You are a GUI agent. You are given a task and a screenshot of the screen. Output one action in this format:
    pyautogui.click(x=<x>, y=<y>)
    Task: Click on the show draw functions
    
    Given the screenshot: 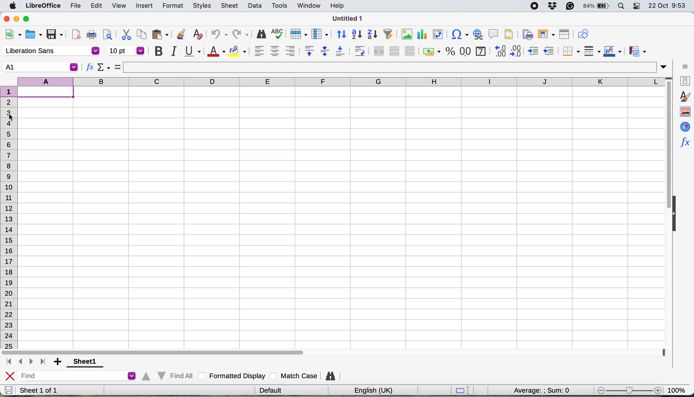 What is the action you would take?
    pyautogui.click(x=583, y=33)
    